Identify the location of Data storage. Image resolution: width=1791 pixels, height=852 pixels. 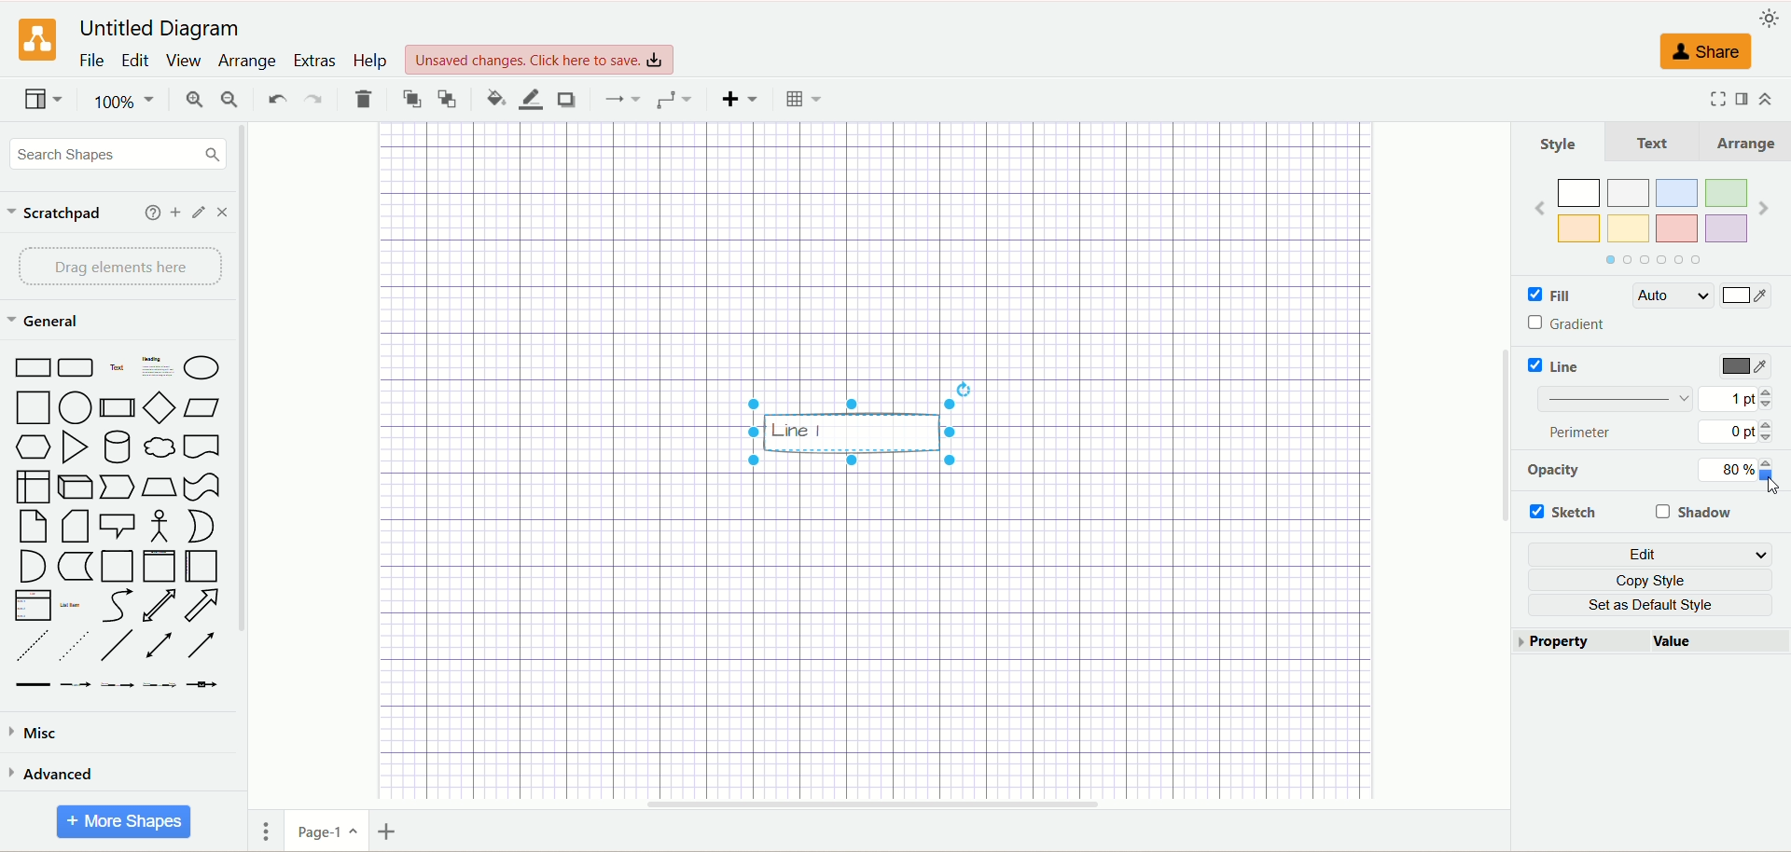
(75, 567).